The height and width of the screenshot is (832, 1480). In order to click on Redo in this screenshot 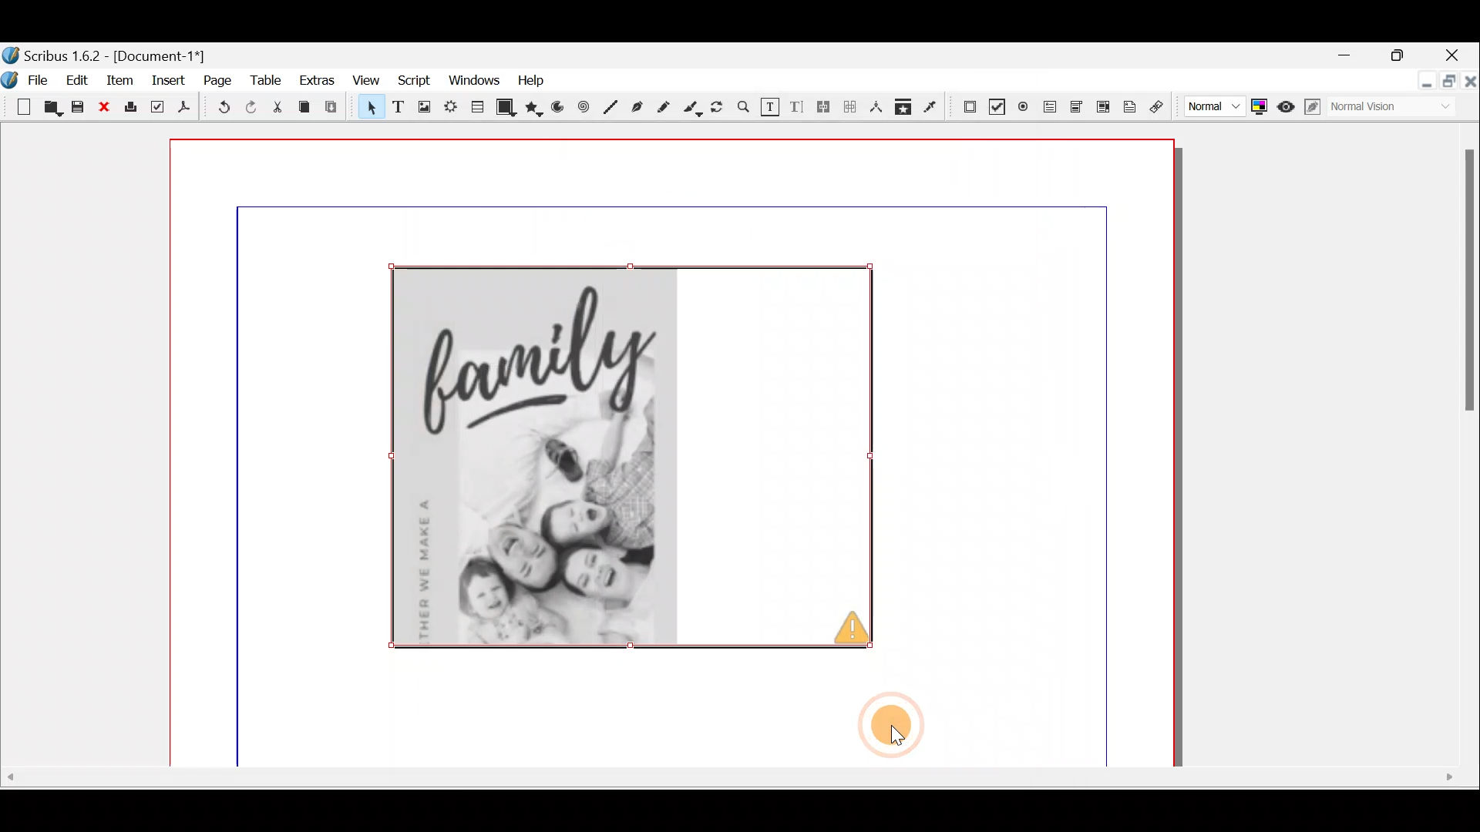, I will do `click(248, 108)`.